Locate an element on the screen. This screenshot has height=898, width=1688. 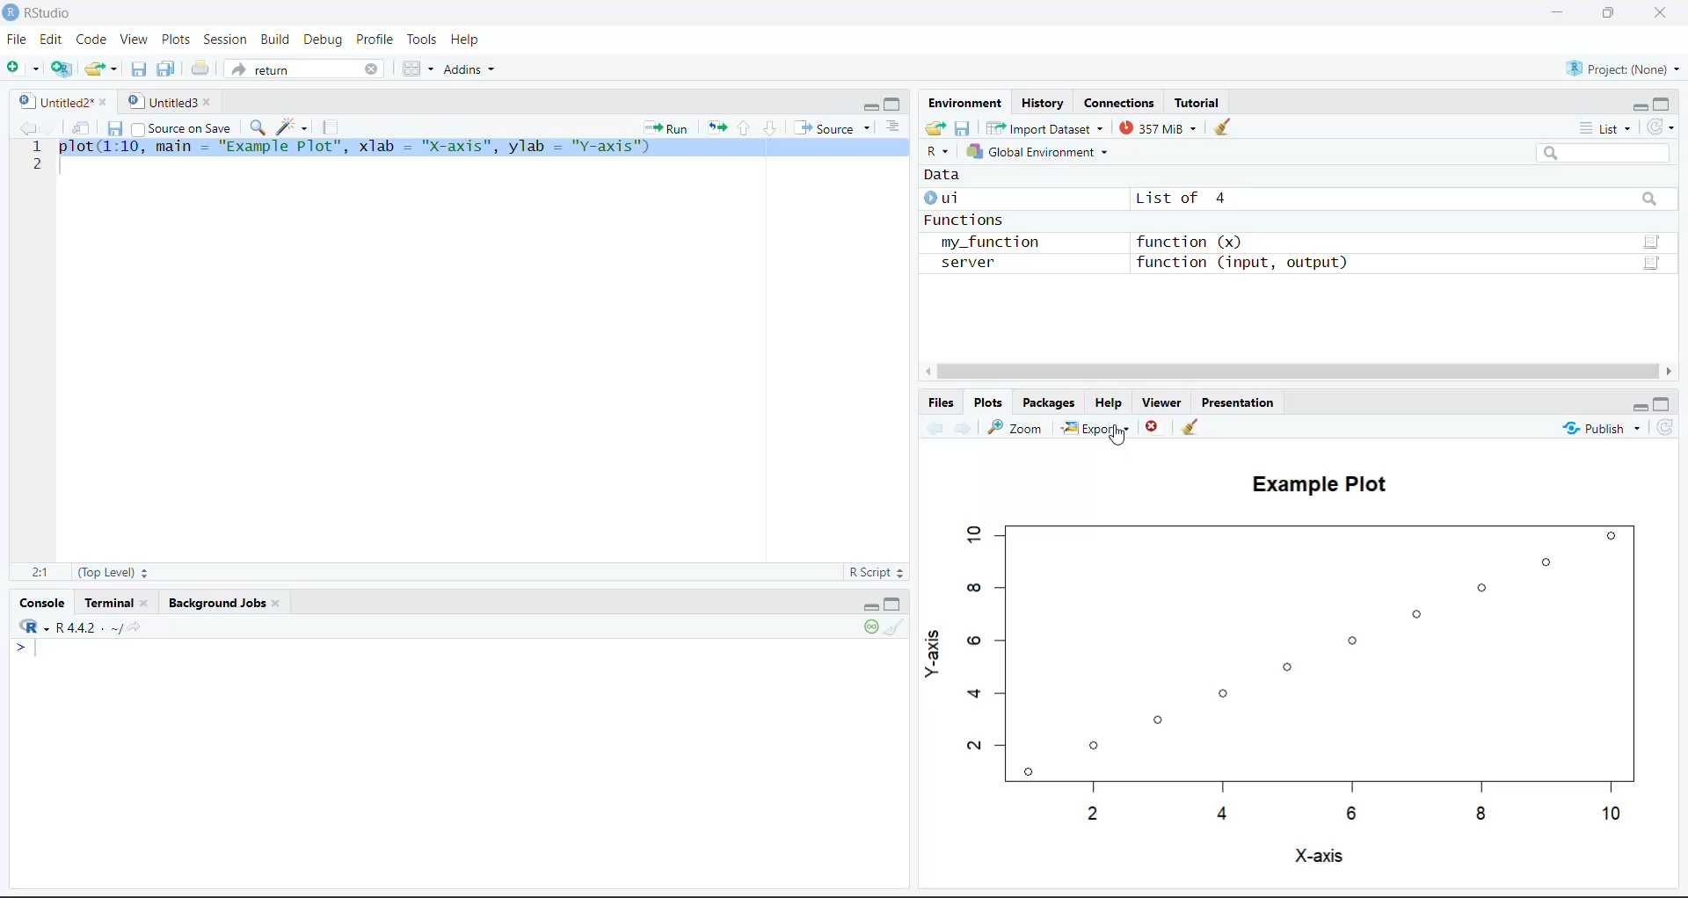
Explore is located at coordinates (1098, 426).